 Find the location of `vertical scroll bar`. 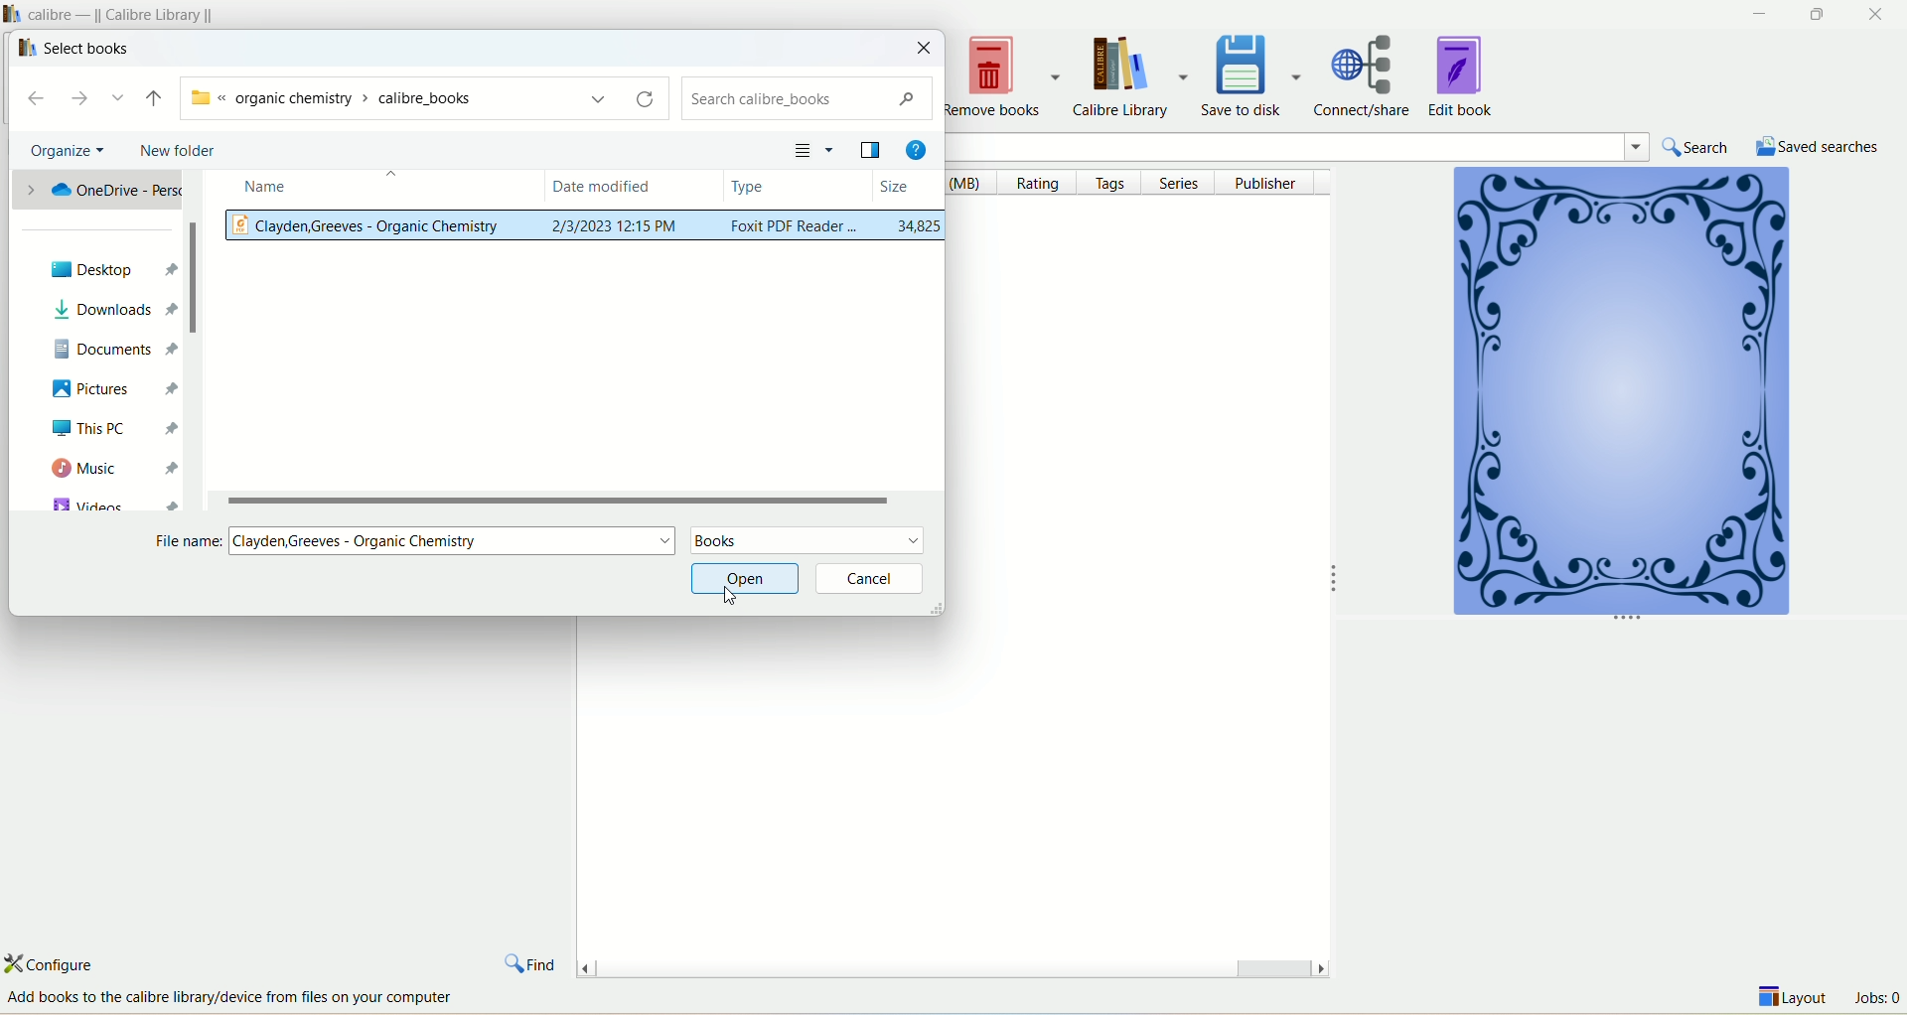

vertical scroll bar is located at coordinates (192, 341).